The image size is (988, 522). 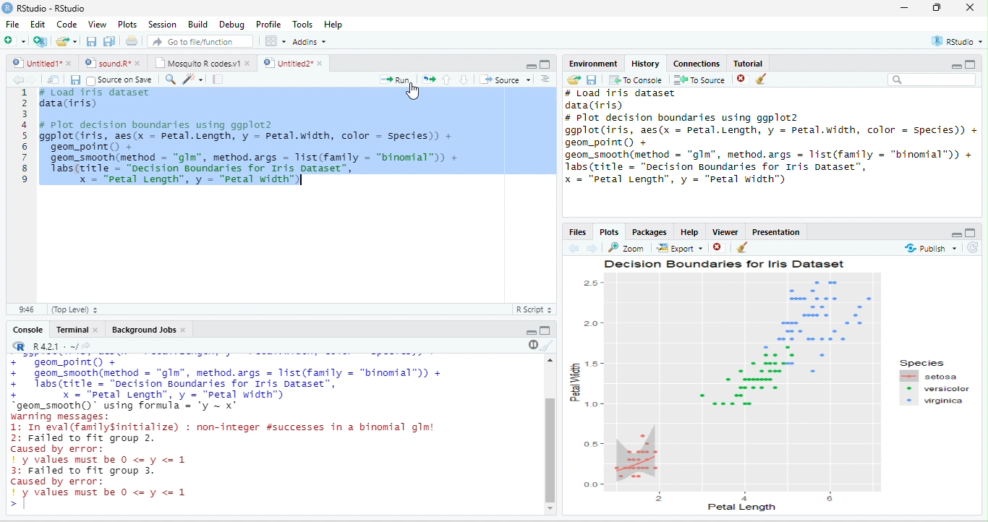 What do you see at coordinates (594, 63) in the screenshot?
I see `Environment` at bounding box center [594, 63].